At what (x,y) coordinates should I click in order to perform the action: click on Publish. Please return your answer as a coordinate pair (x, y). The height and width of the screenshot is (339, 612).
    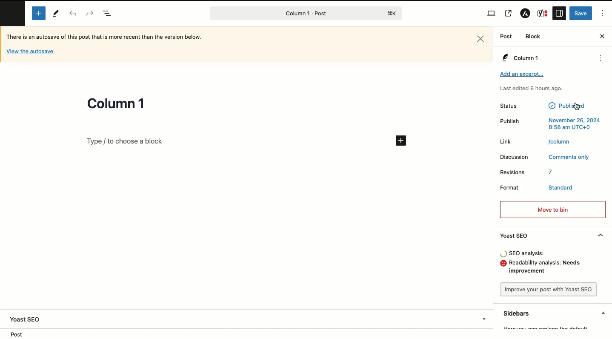
    Looking at the image, I should click on (509, 121).